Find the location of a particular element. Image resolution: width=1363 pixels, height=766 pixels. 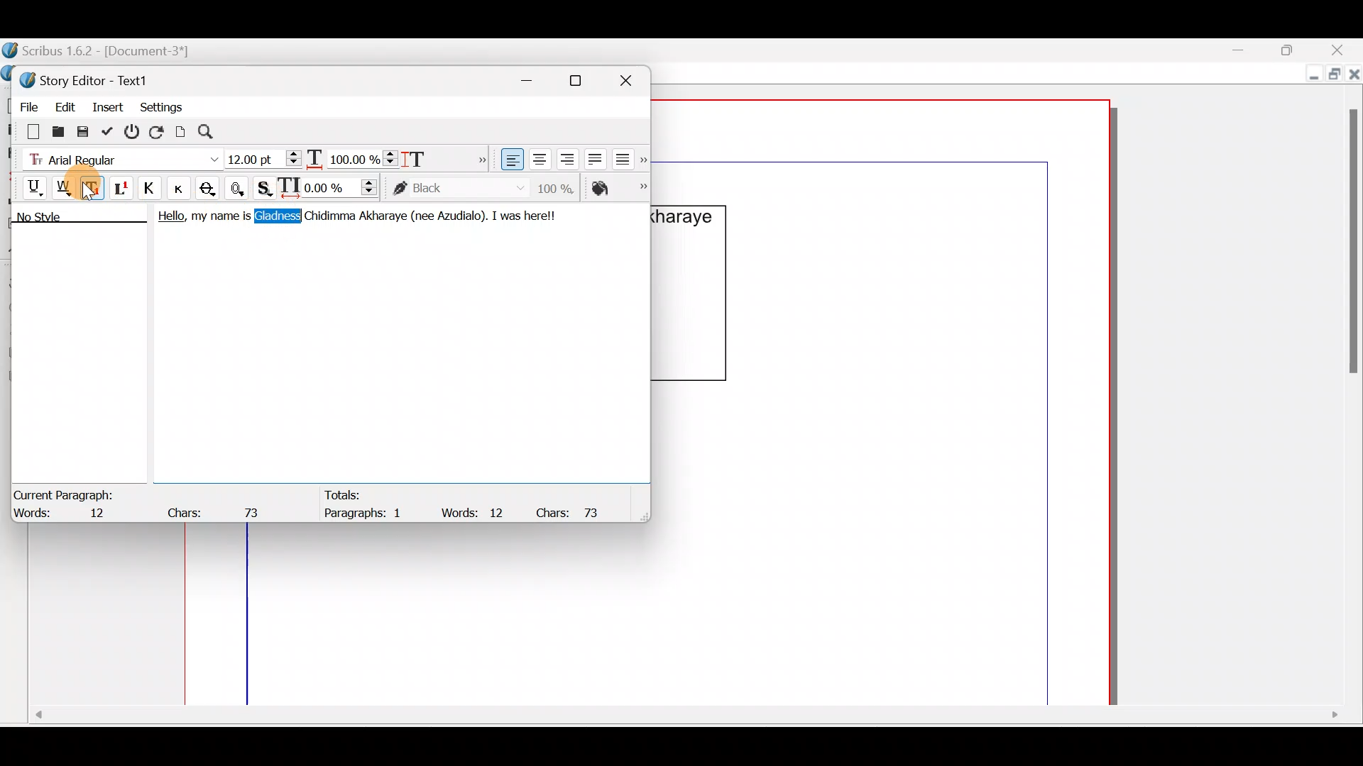

I was herel! is located at coordinates (527, 214).